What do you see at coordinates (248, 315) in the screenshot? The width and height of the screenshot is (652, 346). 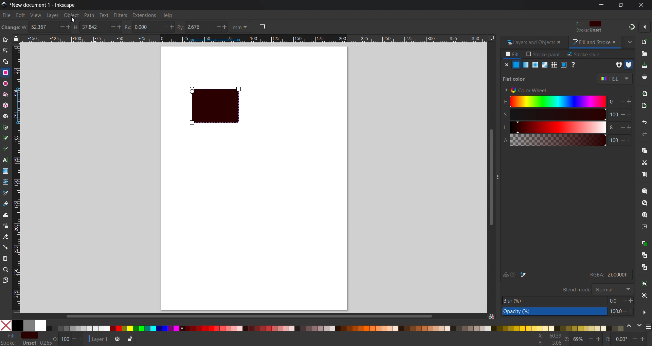 I see `Horizontal scroll bar` at bounding box center [248, 315].